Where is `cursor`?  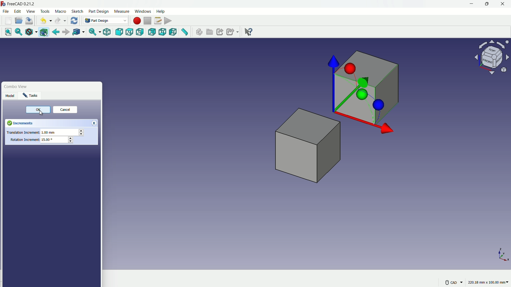
cursor is located at coordinates (42, 114).